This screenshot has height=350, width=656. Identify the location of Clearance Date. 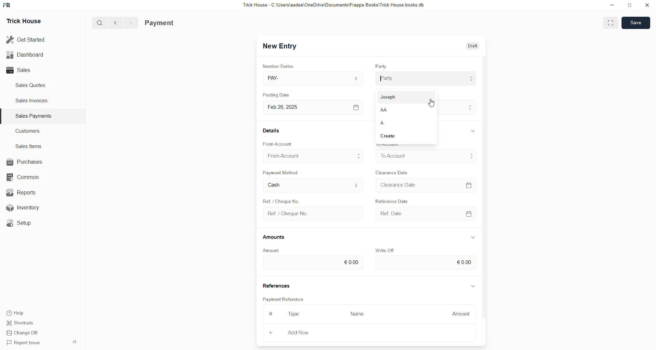
(392, 173).